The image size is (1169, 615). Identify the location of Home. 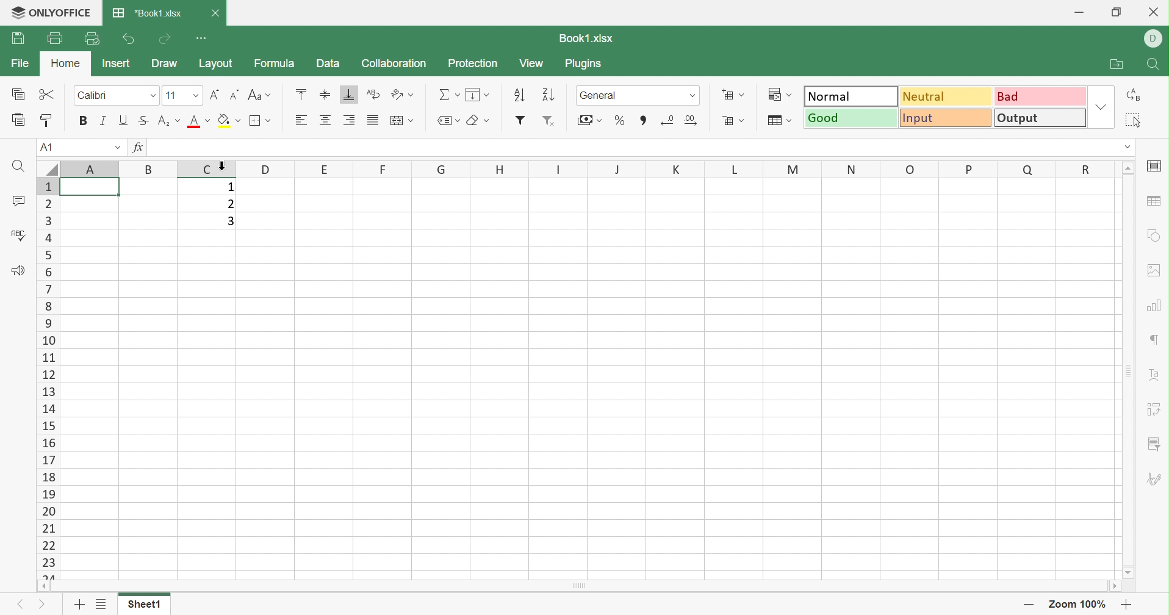
(67, 63).